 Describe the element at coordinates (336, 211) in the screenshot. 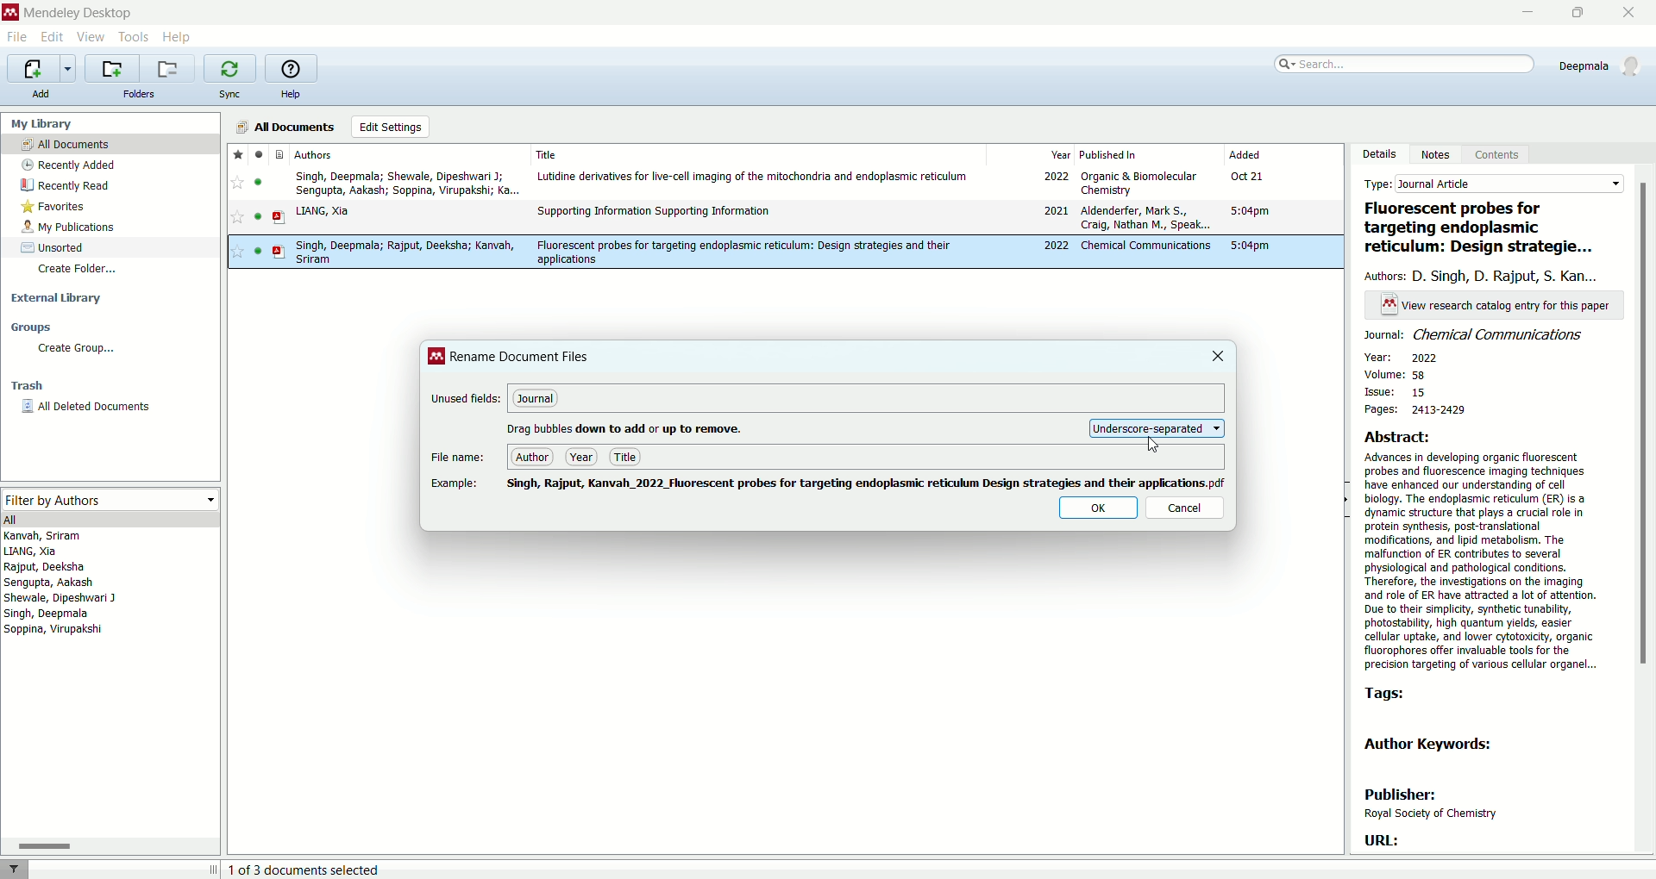

I see `y LIANG, Xia` at that location.